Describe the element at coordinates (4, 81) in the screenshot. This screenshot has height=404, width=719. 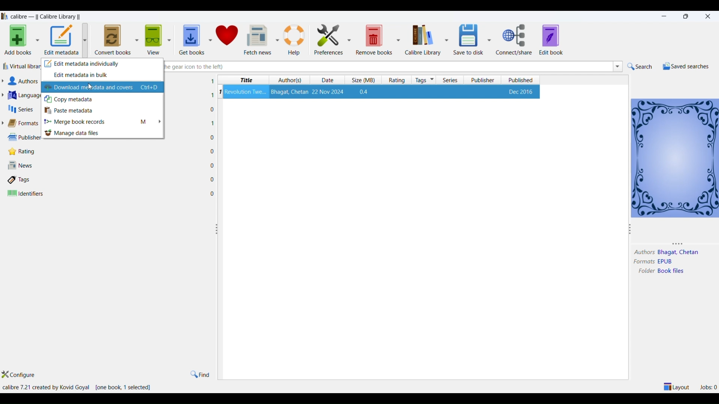
I see `view all authors dropdown button` at that location.